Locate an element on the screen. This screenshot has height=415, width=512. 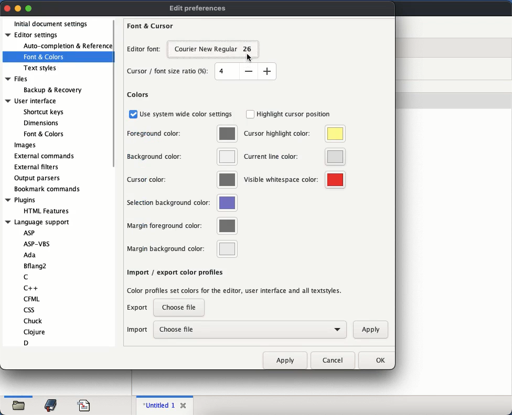
cursor color is located at coordinates (169, 180).